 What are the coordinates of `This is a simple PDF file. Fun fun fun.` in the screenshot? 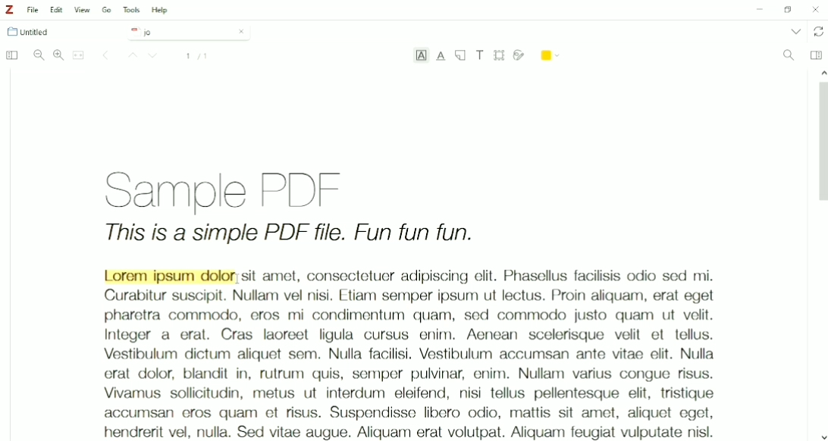 It's located at (290, 235).